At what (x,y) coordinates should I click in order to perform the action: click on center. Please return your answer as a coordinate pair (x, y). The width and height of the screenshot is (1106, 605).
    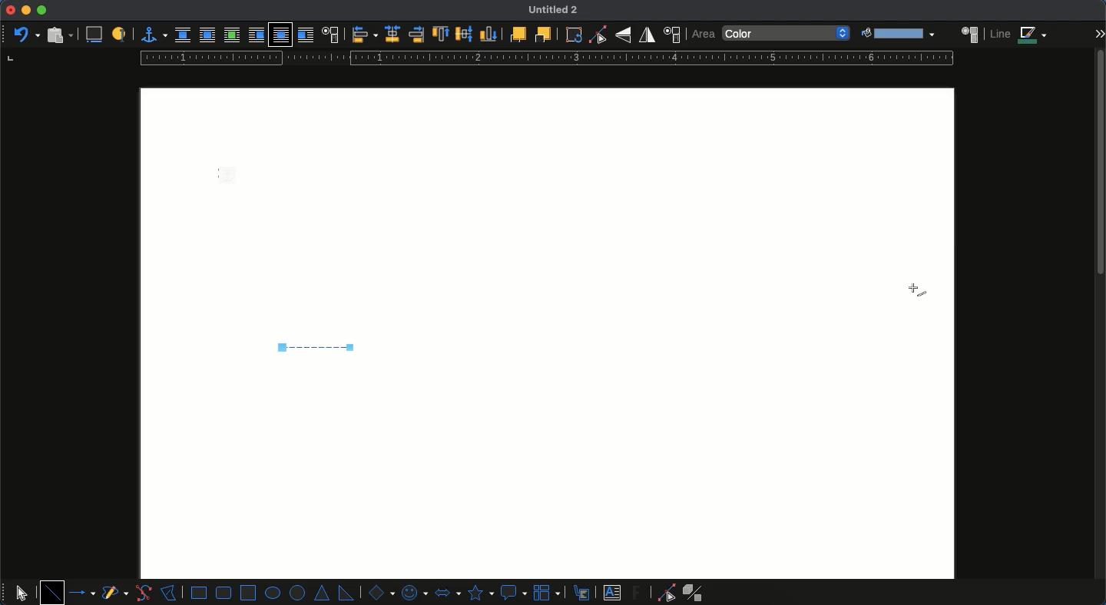
    Looking at the image, I should click on (465, 32).